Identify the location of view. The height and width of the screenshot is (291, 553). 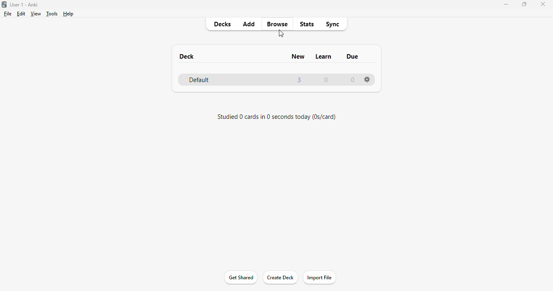
(36, 14).